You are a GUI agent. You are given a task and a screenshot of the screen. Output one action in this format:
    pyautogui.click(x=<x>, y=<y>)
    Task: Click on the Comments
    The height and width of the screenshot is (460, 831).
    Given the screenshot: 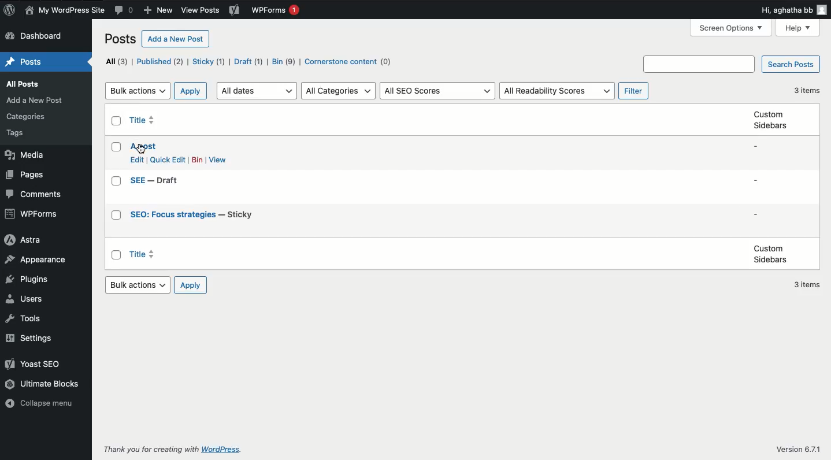 What is the action you would take?
    pyautogui.click(x=32, y=193)
    